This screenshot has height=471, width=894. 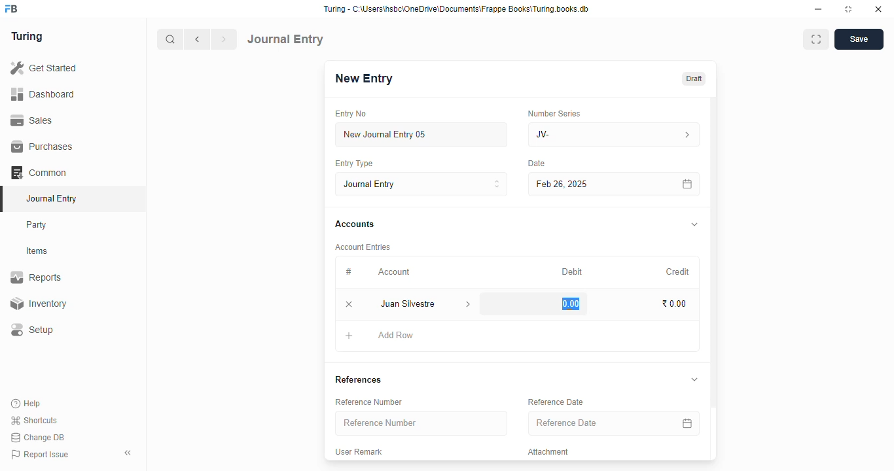 I want to click on JV-, so click(x=615, y=135).